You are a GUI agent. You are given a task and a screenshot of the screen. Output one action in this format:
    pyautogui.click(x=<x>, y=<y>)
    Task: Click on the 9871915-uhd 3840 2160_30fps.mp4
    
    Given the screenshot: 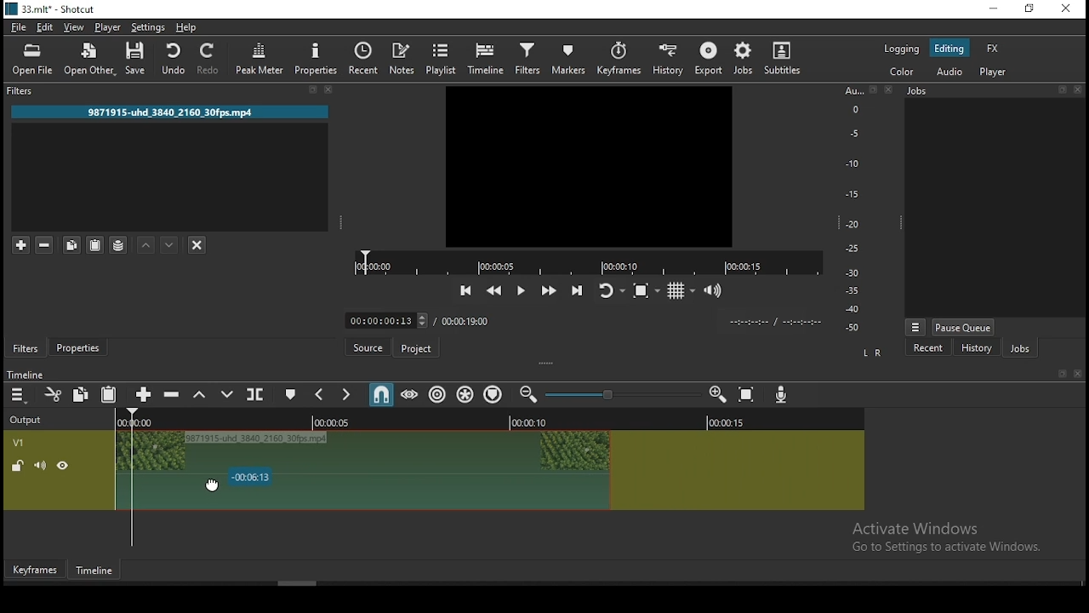 What is the action you would take?
    pyautogui.click(x=172, y=112)
    